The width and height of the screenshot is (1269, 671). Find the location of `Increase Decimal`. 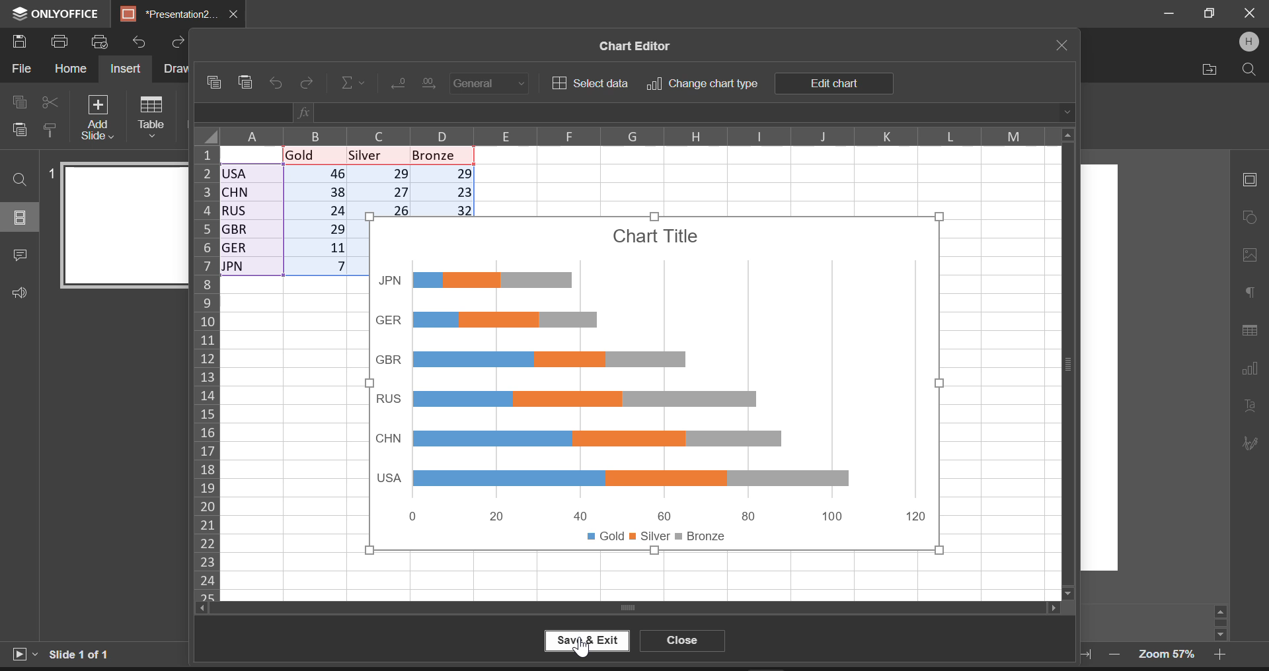

Increase Decimal is located at coordinates (430, 81).